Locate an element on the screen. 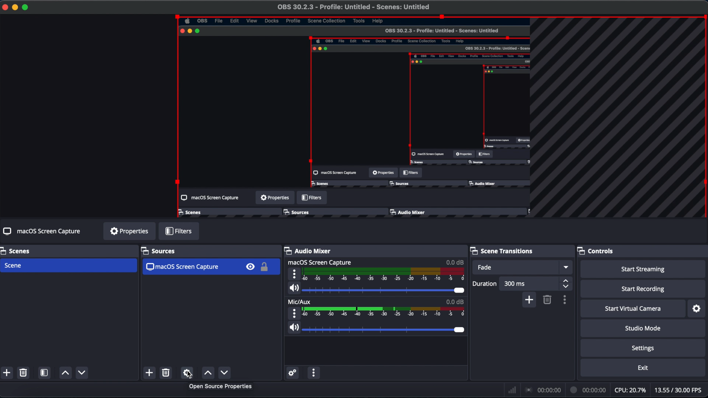 This screenshot has height=398, width=708. source properties is located at coordinates (187, 373).